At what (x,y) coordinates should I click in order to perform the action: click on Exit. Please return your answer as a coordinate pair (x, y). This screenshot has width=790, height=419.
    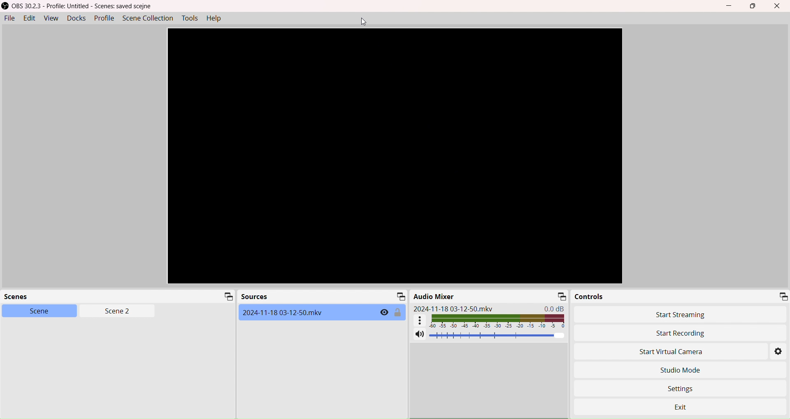
    Looking at the image, I should click on (690, 404).